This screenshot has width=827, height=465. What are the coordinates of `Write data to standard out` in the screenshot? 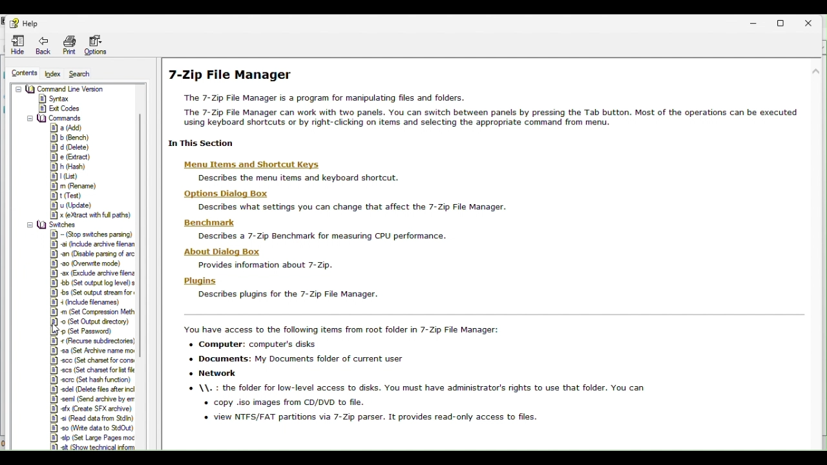 It's located at (90, 428).